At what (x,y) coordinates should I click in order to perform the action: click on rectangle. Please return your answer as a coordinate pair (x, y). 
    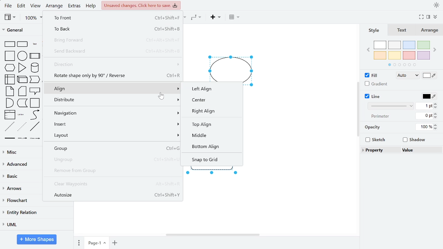
    Looking at the image, I should click on (10, 44).